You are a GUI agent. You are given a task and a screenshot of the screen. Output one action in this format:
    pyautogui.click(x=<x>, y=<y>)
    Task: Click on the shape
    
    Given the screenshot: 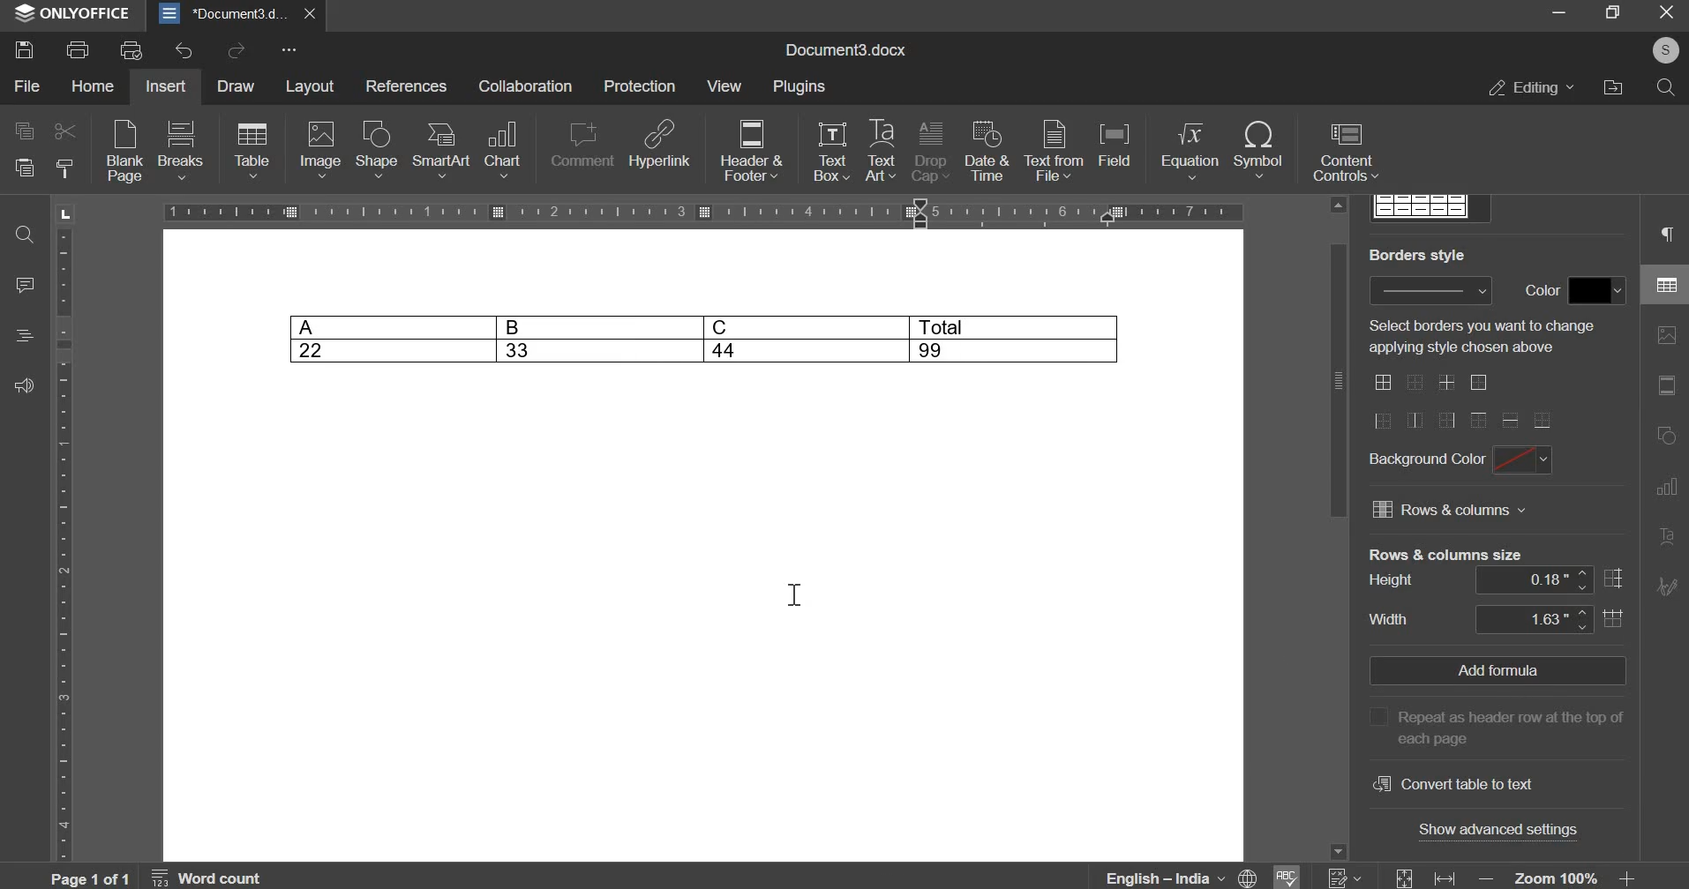 What is the action you would take?
    pyautogui.click(x=377, y=149)
    